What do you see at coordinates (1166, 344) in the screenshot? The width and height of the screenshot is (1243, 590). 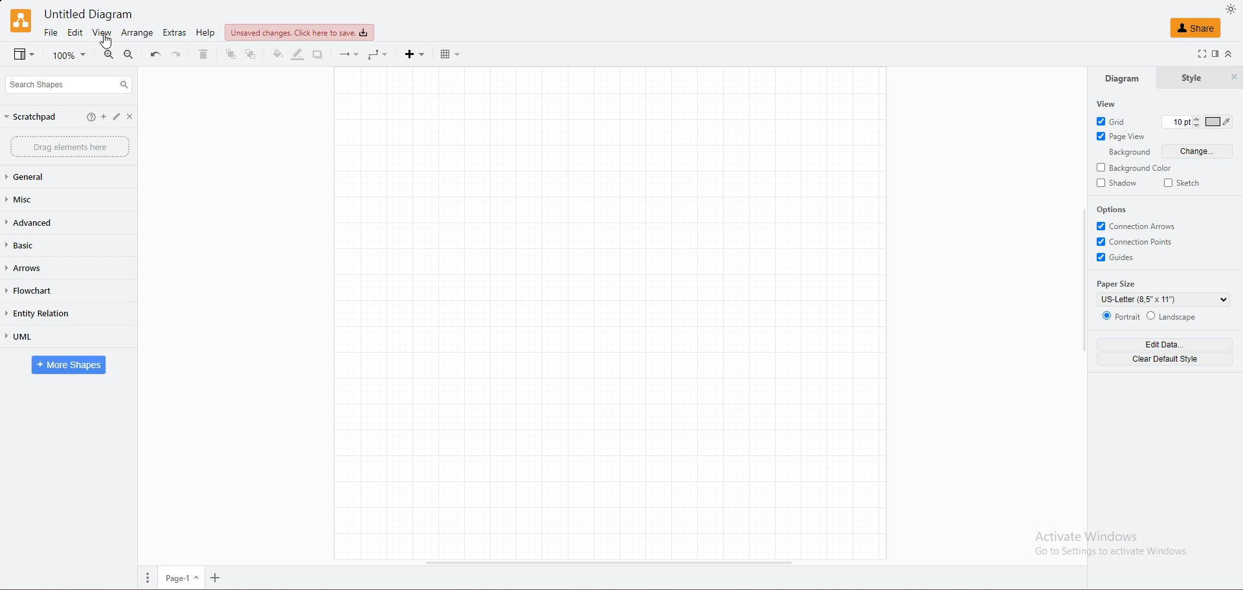 I see `edit data` at bounding box center [1166, 344].